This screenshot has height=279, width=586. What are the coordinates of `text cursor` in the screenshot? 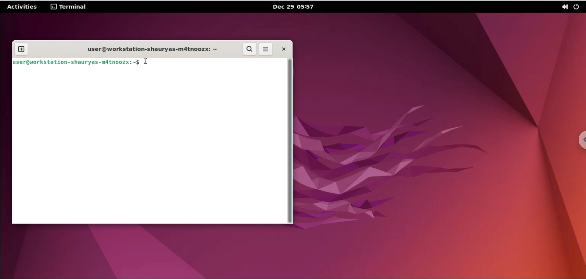 It's located at (146, 62).